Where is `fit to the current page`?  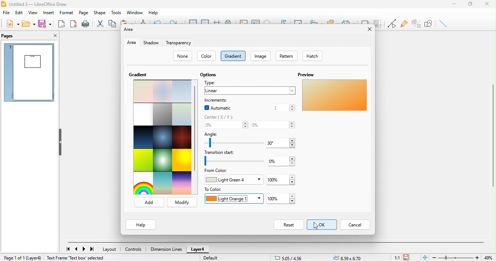
fit to the current page is located at coordinates (425, 258).